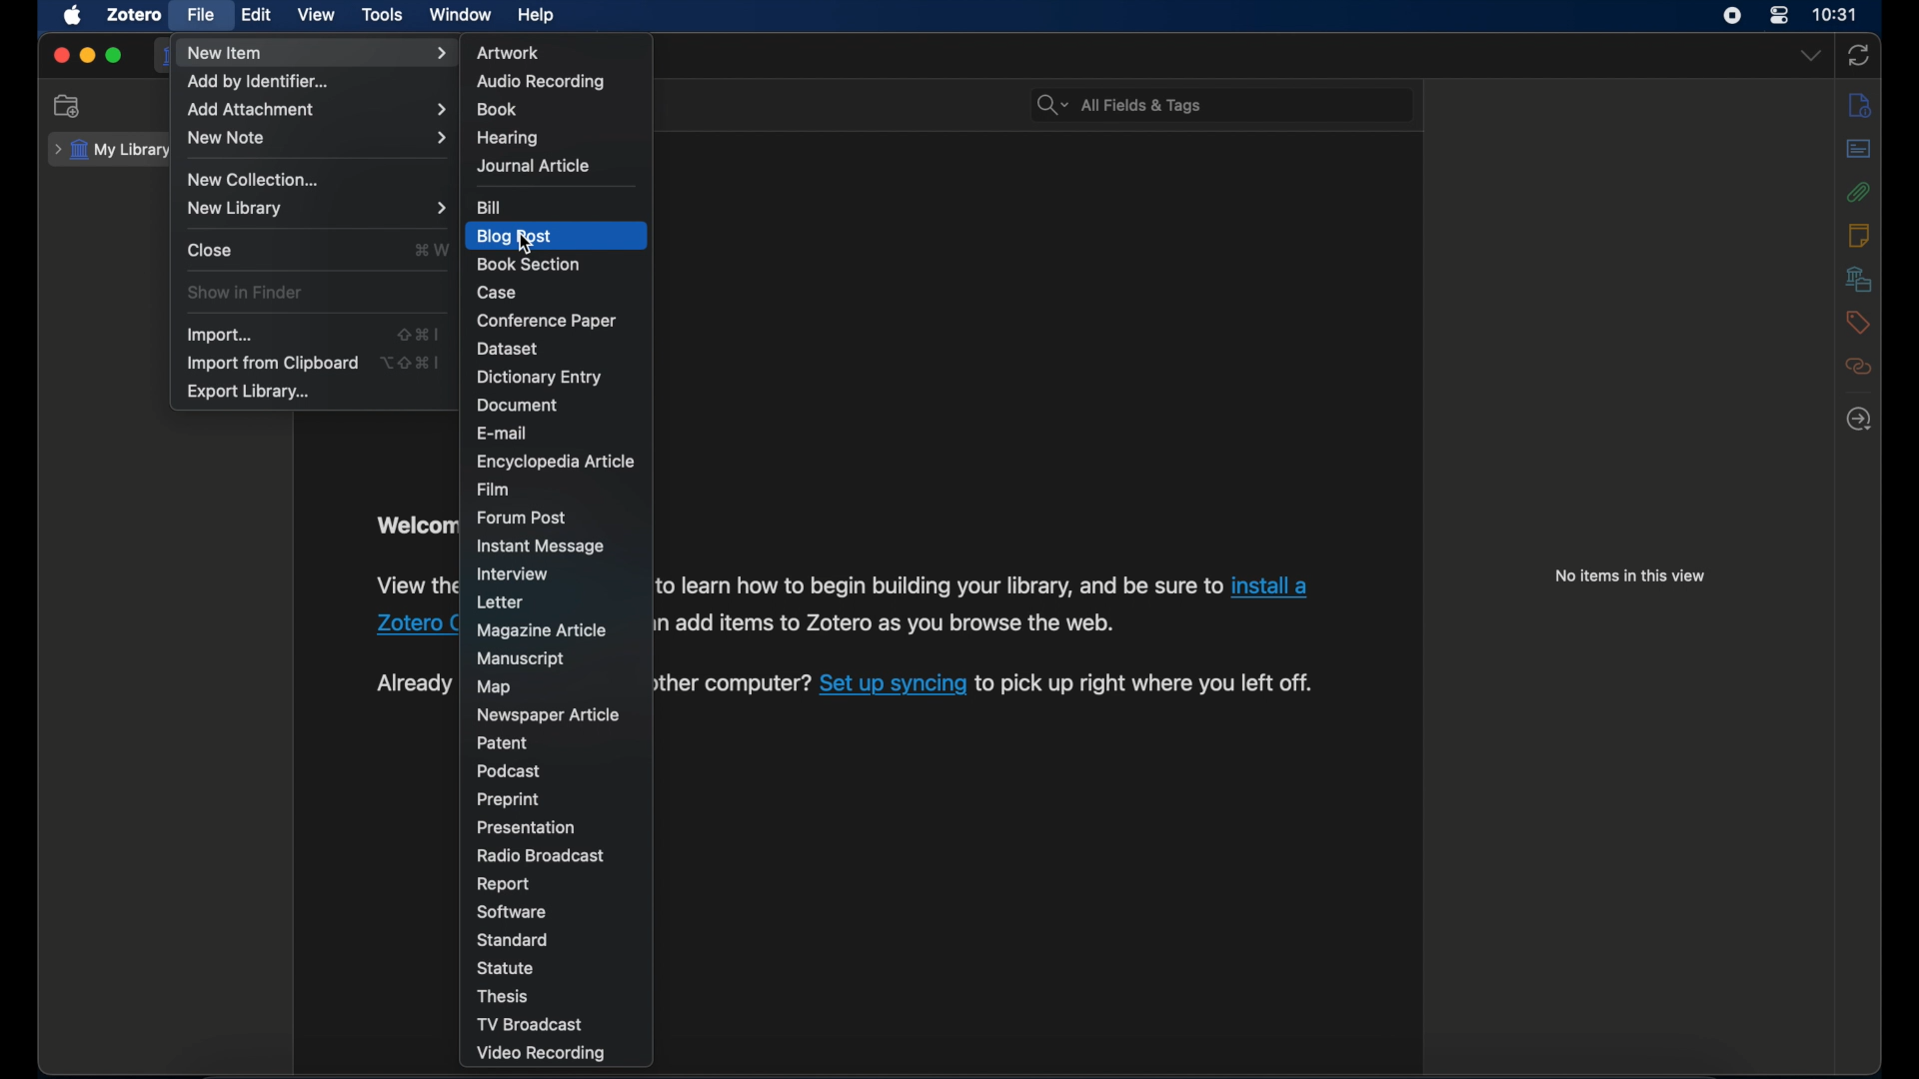  What do you see at coordinates (413, 526) in the screenshot?
I see `obscure text` at bounding box center [413, 526].